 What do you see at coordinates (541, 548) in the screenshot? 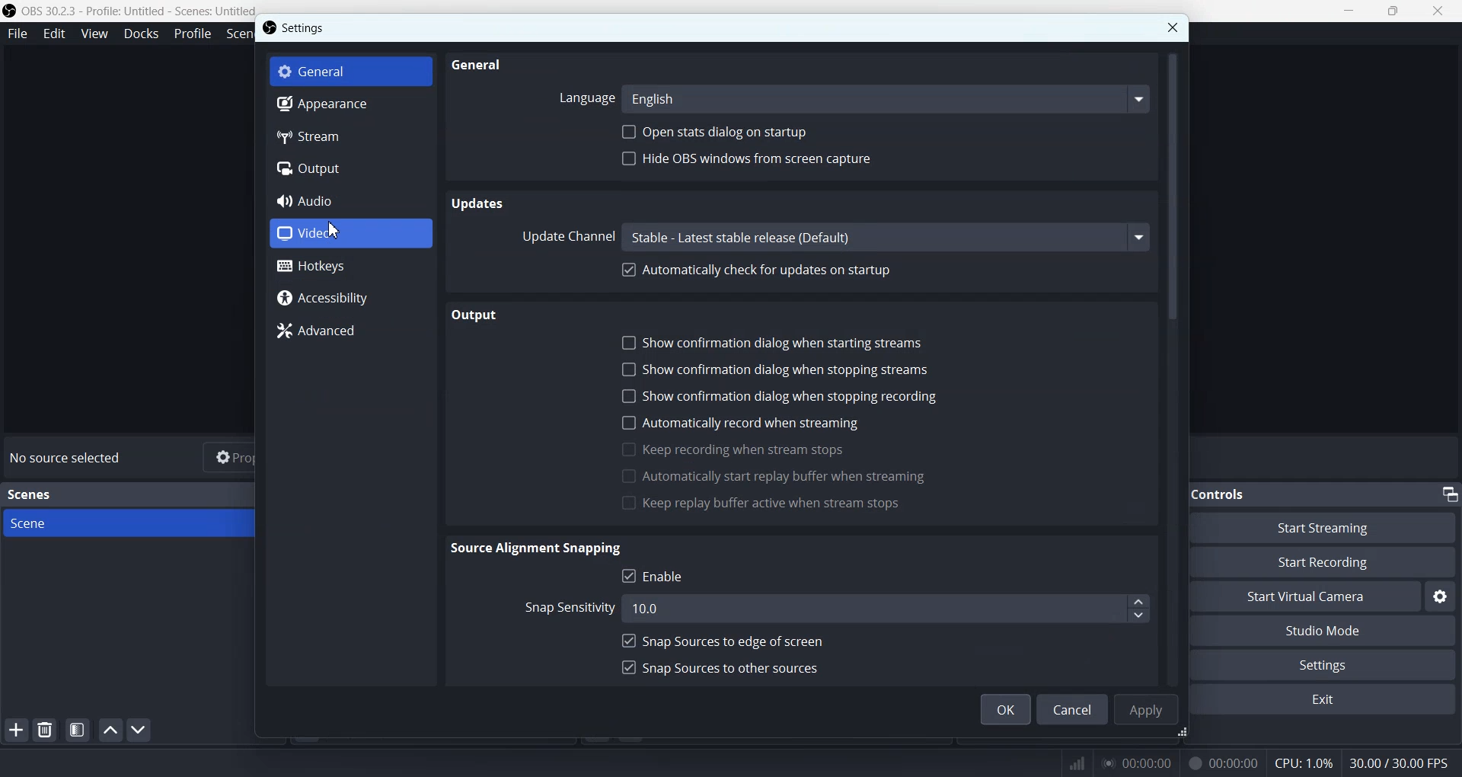
I see `Source alignment snapping` at bounding box center [541, 548].